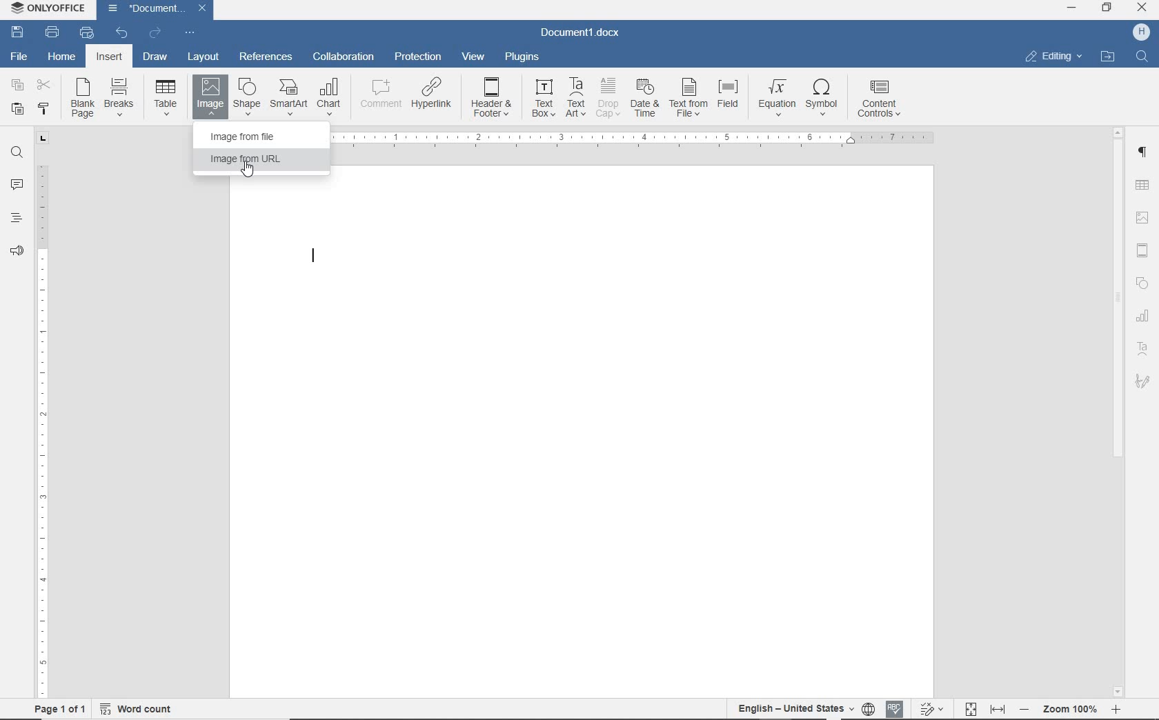 The height and width of the screenshot is (720, 1159). Describe the element at coordinates (1117, 412) in the screenshot. I see `scrollbar` at that location.